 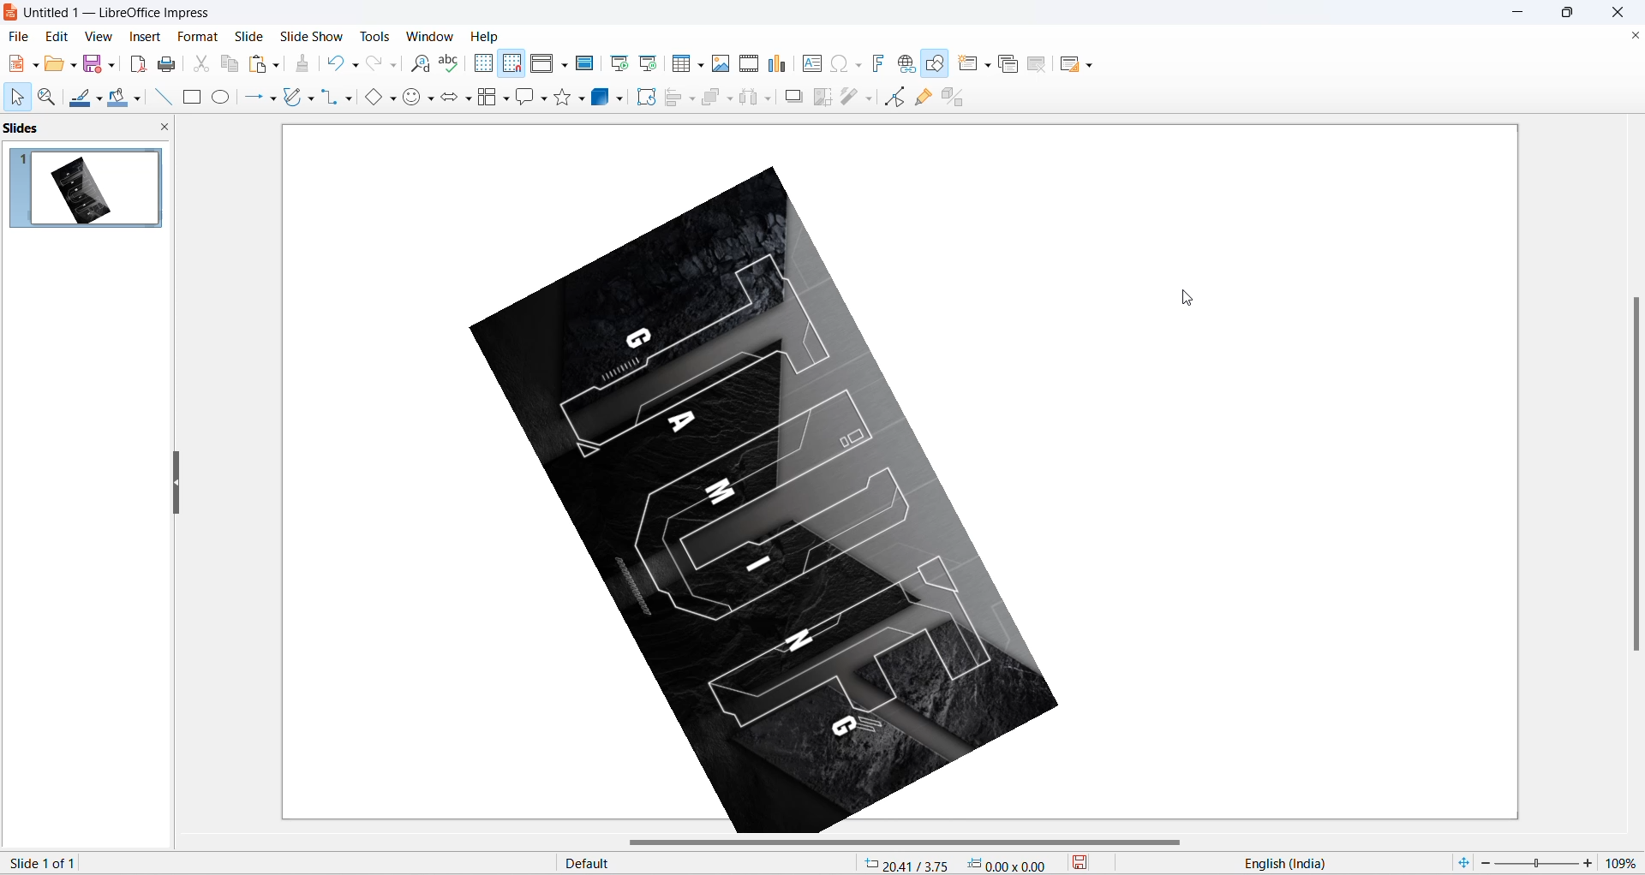 I want to click on start at first slide, so click(x=621, y=63).